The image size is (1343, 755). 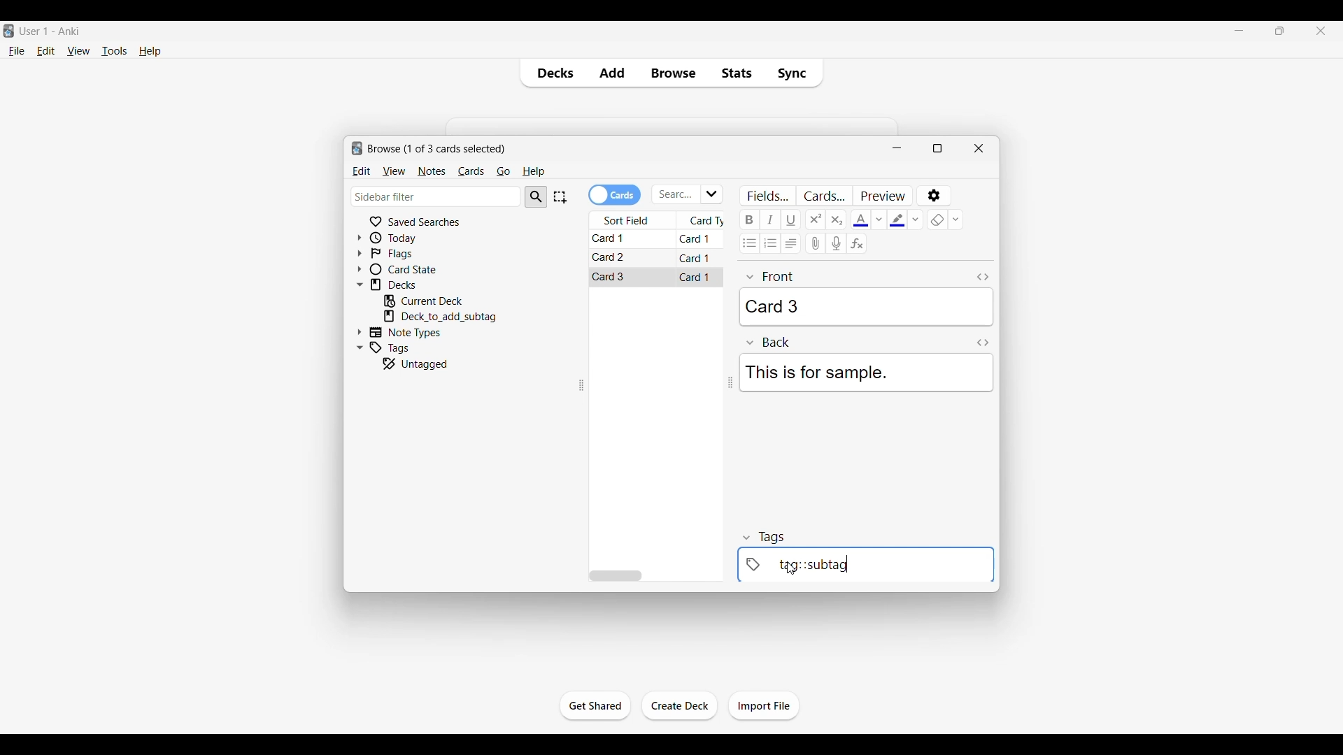 I want to click on Number of cards to browse and window name, so click(x=436, y=149).